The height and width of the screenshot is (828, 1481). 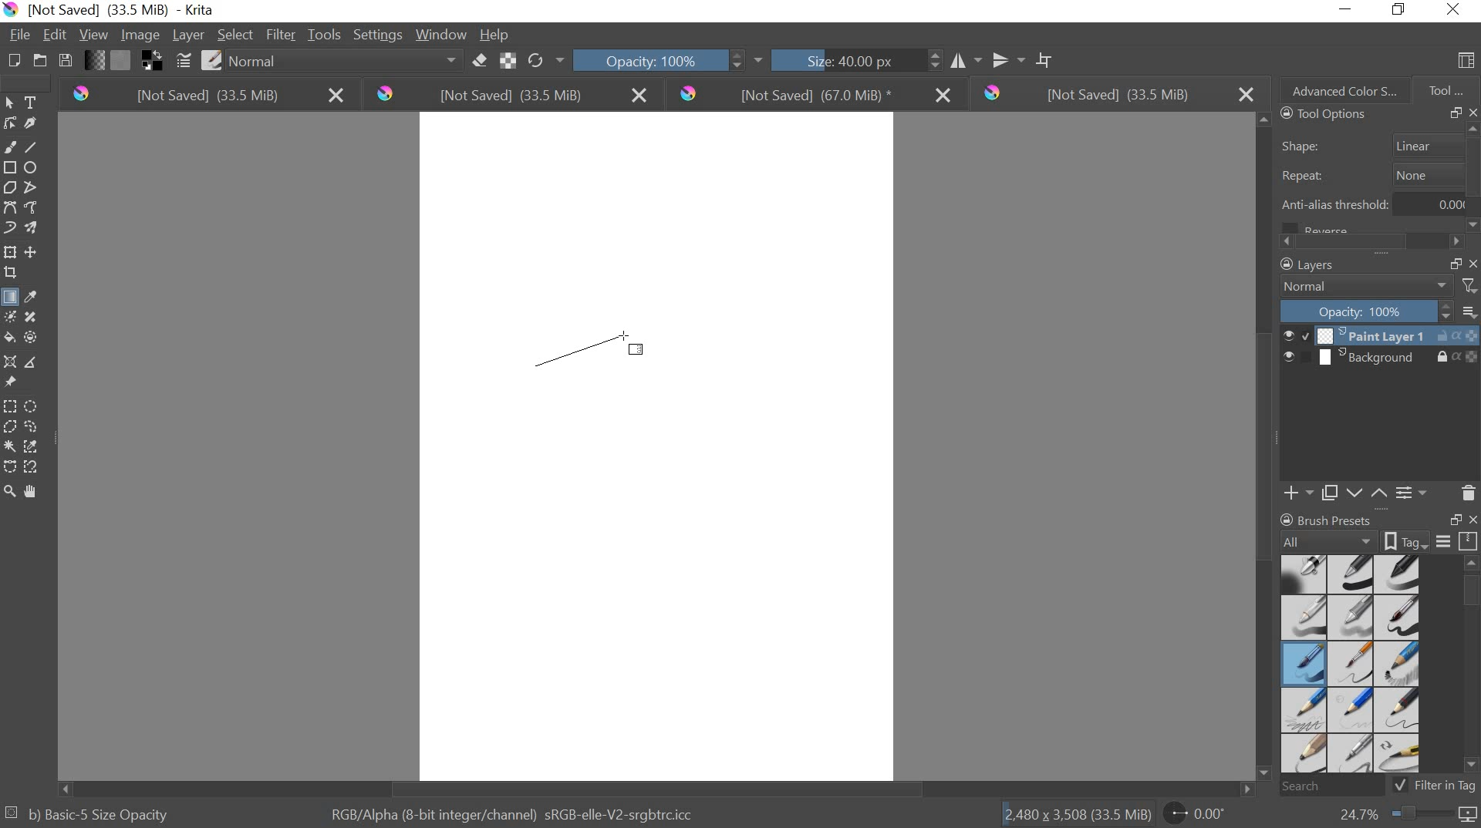 What do you see at coordinates (344, 62) in the screenshot?
I see `normal` at bounding box center [344, 62].